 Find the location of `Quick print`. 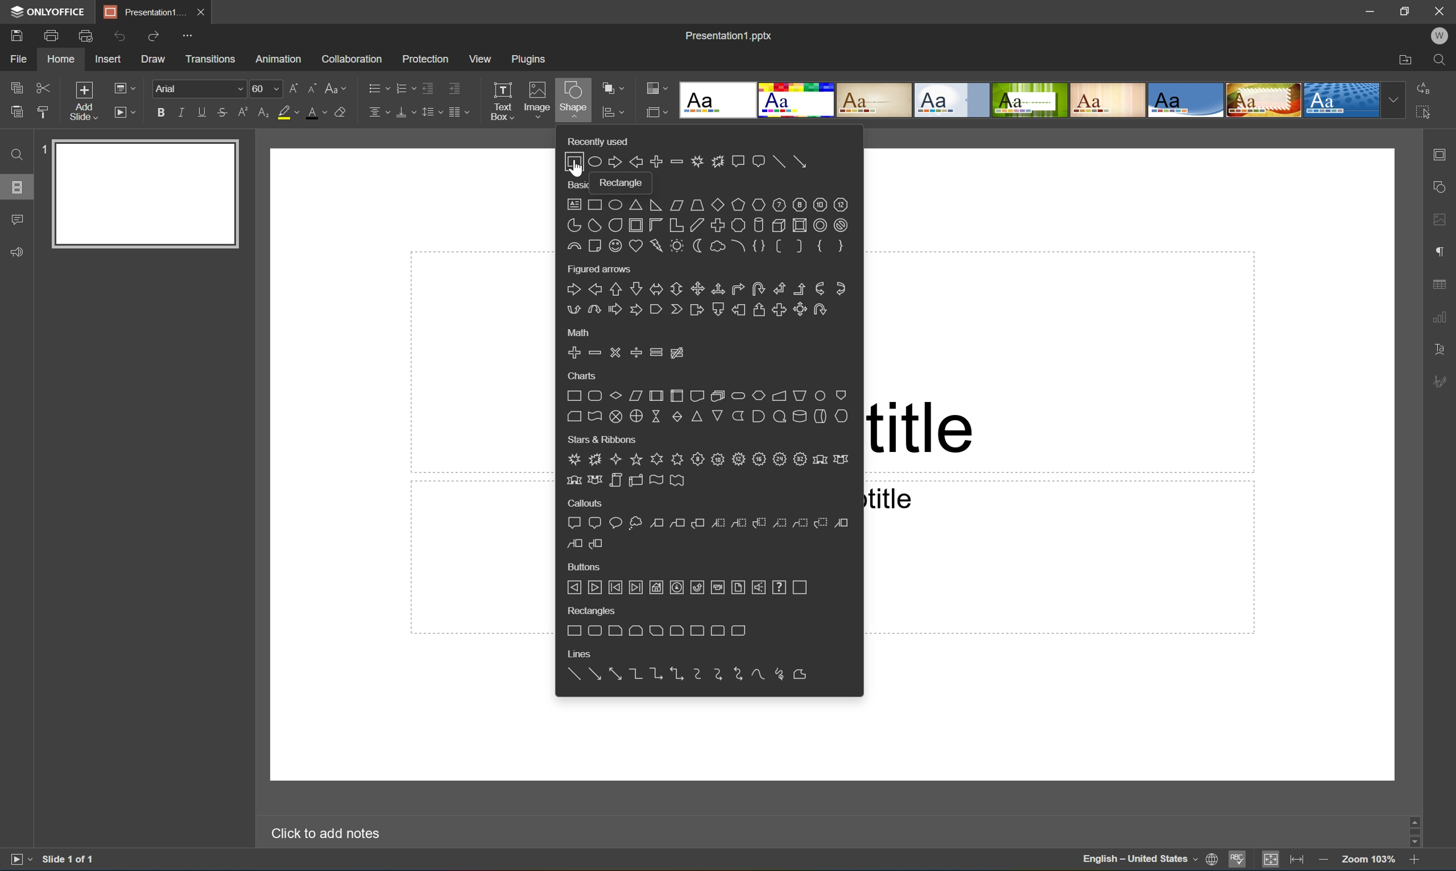

Quick print is located at coordinates (86, 35).